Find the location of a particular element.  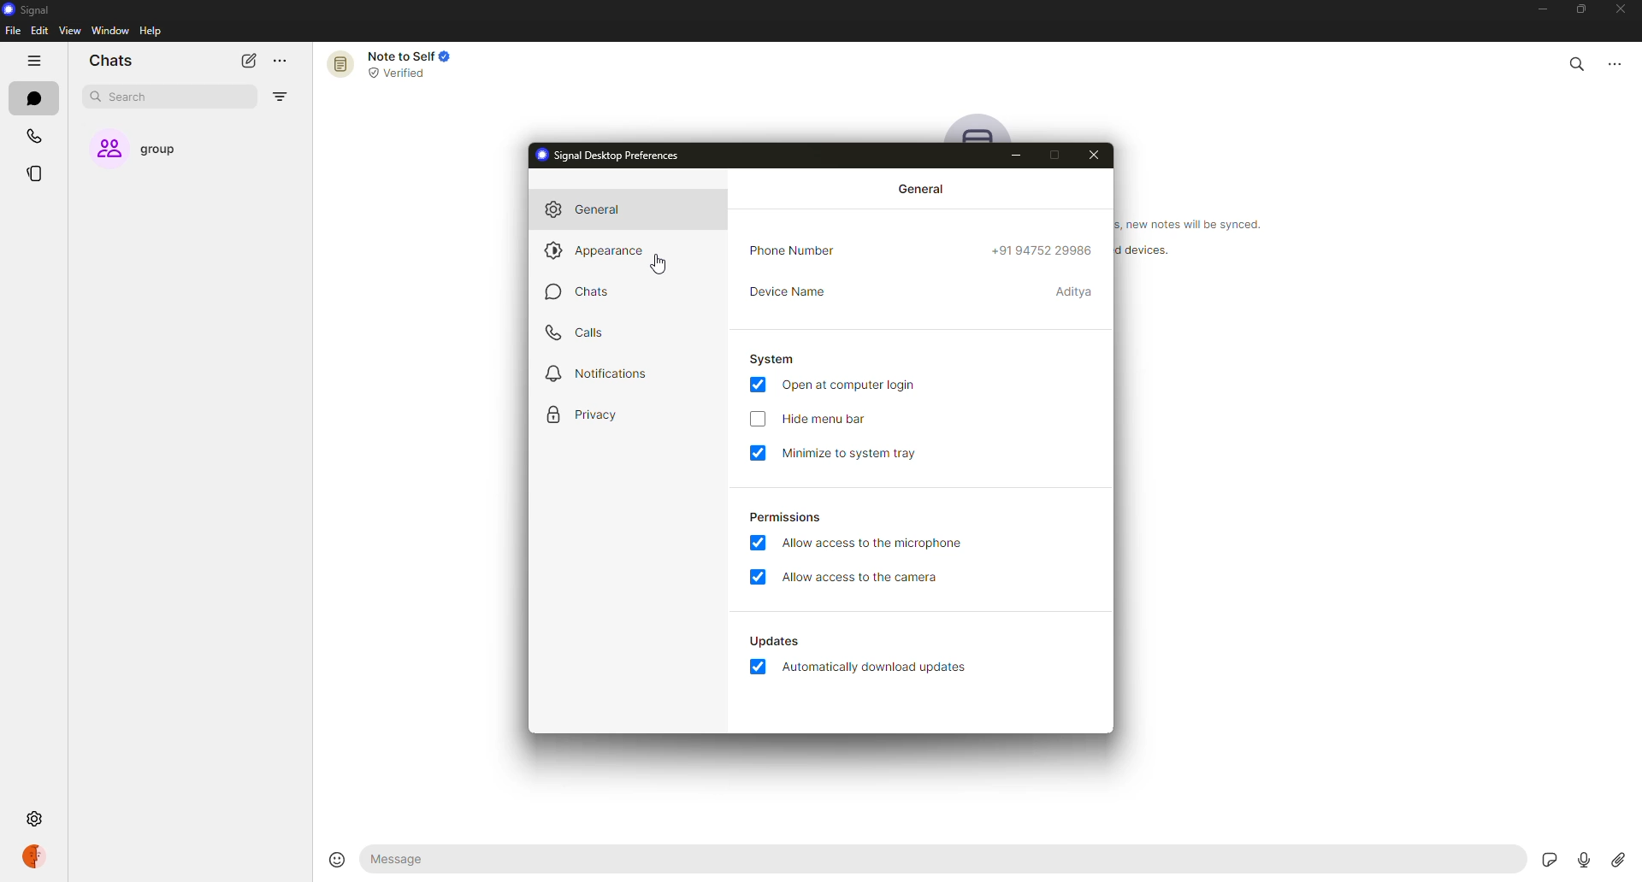

file is located at coordinates (12, 32).